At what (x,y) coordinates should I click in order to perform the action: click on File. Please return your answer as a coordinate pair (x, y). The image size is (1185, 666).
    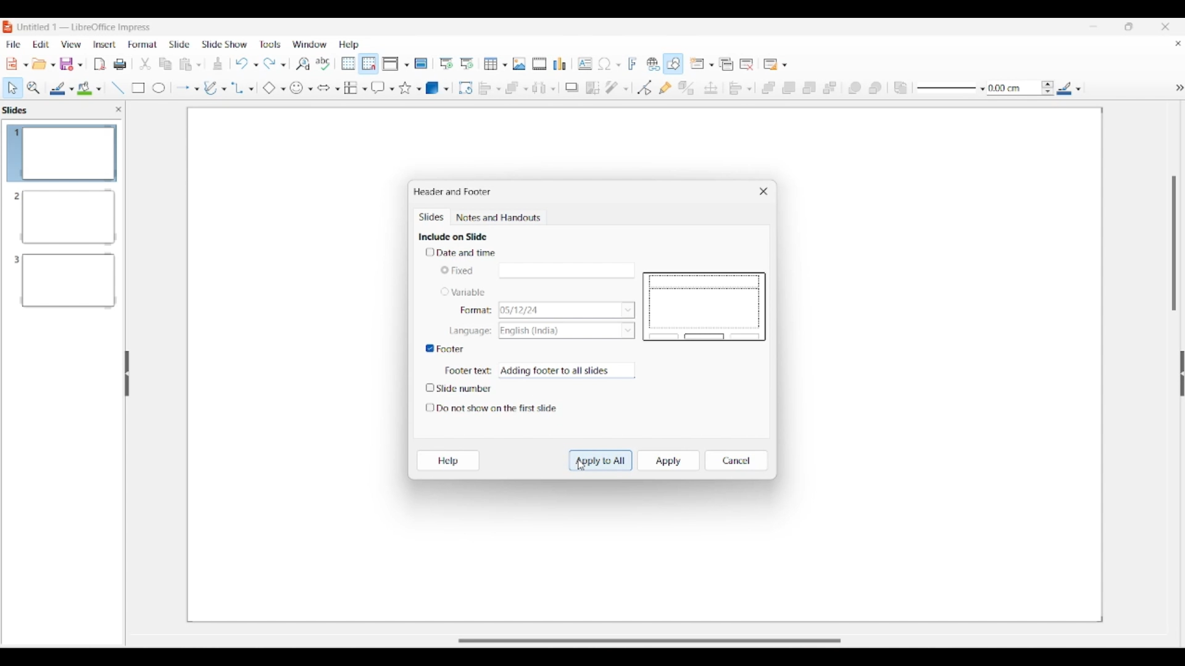
    Looking at the image, I should click on (98, 65).